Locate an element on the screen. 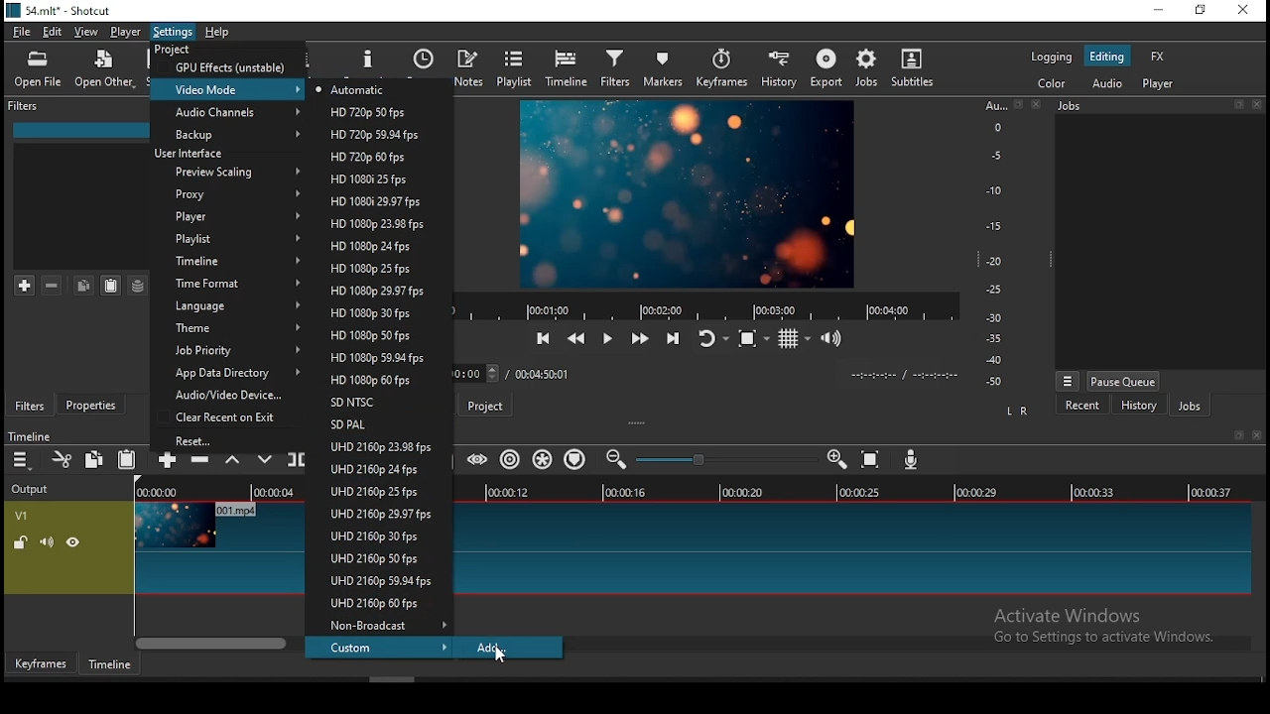 Image resolution: width=1270 pixels, height=714 pixels. append is located at coordinates (167, 463).